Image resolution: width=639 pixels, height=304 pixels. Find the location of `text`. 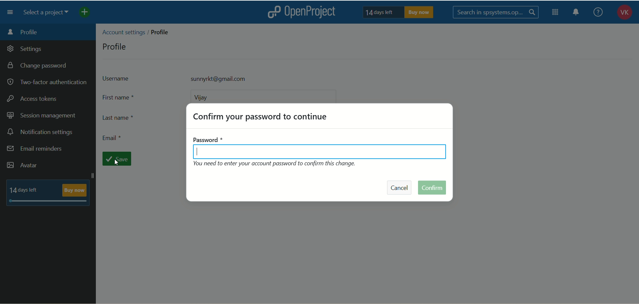

text is located at coordinates (281, 166).